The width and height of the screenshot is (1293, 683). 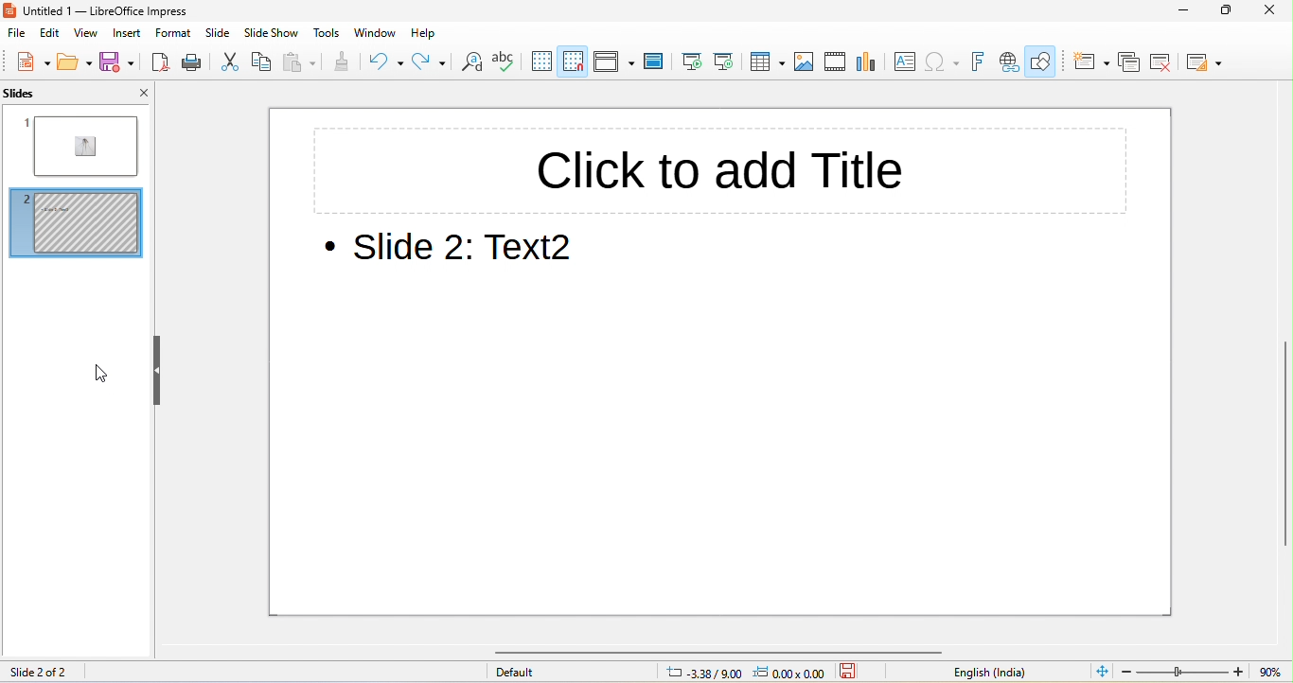 I want to click on help, so click(x=419, y=32).